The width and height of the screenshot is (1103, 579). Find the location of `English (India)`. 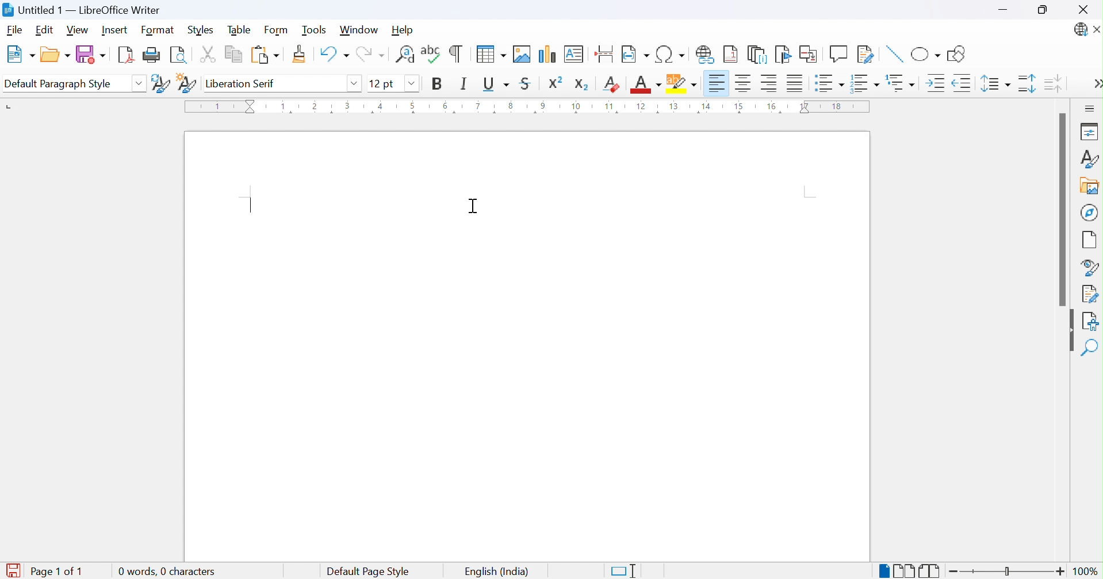

English (India) is located at coordinates (498, 571).